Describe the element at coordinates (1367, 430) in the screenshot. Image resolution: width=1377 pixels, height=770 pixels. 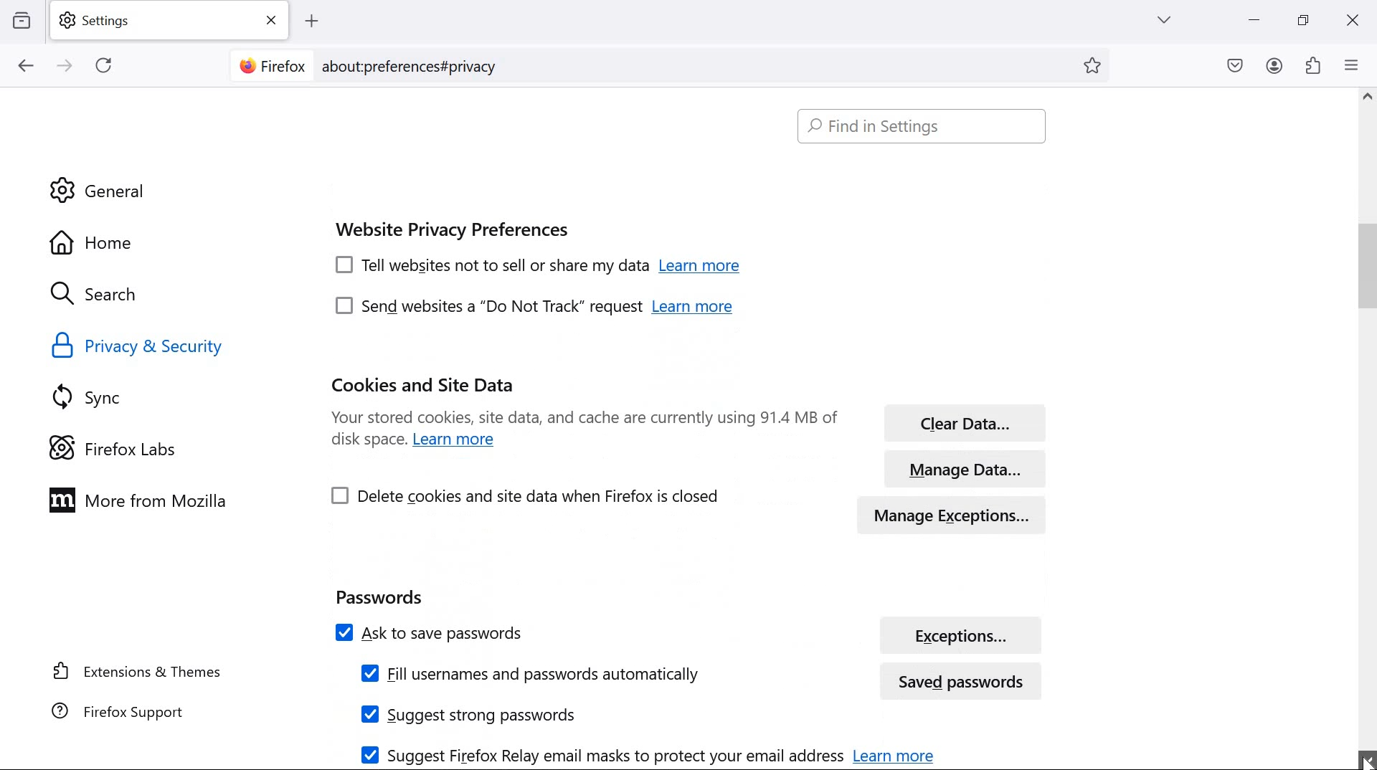
I see `scrollbar` at that location.